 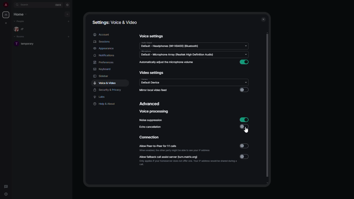 I want to click on mirror local video feed, so click(x=153, y=90).